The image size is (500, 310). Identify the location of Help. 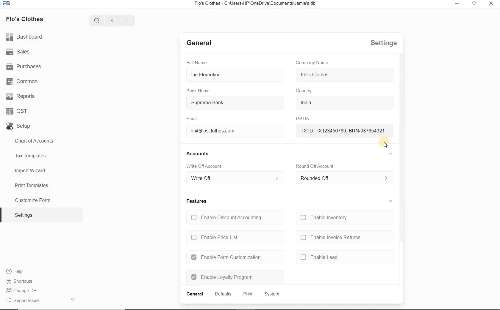
(17, 271).